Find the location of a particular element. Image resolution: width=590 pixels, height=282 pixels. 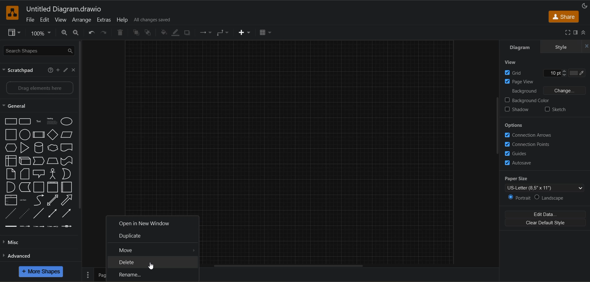

options is located at coordinates (515, 125).